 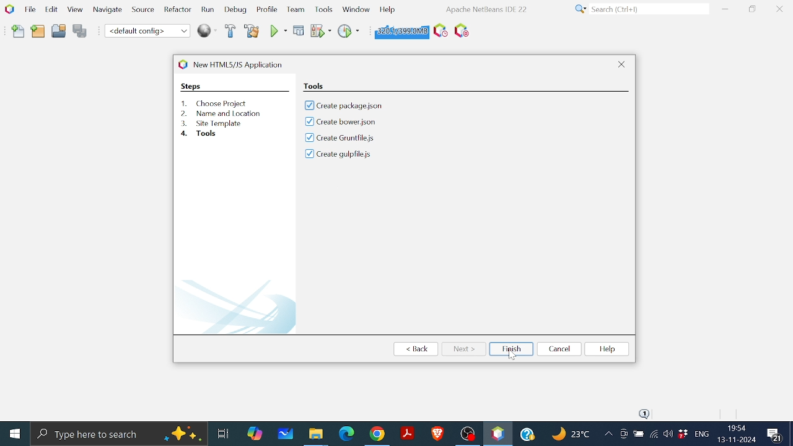 What do you see at coordinates (638, 434) in the screenshot?
I see `Bettery` at bounding box center [638, 434].